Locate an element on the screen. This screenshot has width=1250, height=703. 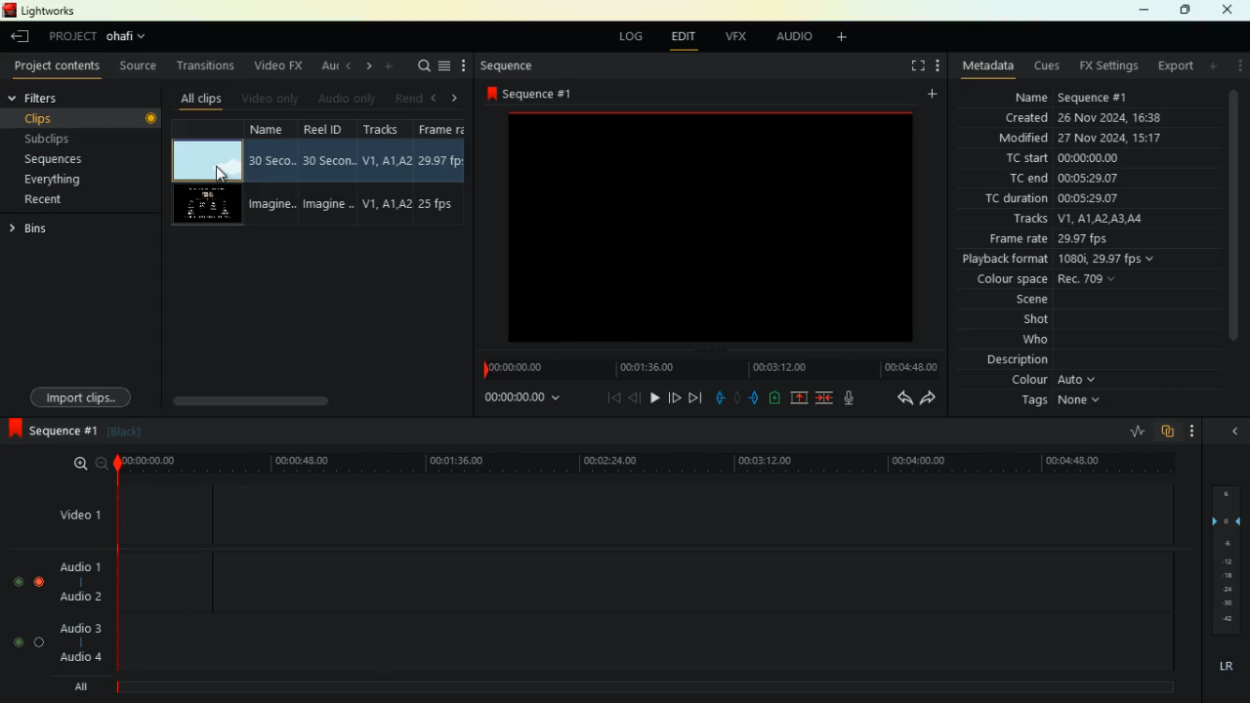
all is located at coordinates (84, 689).